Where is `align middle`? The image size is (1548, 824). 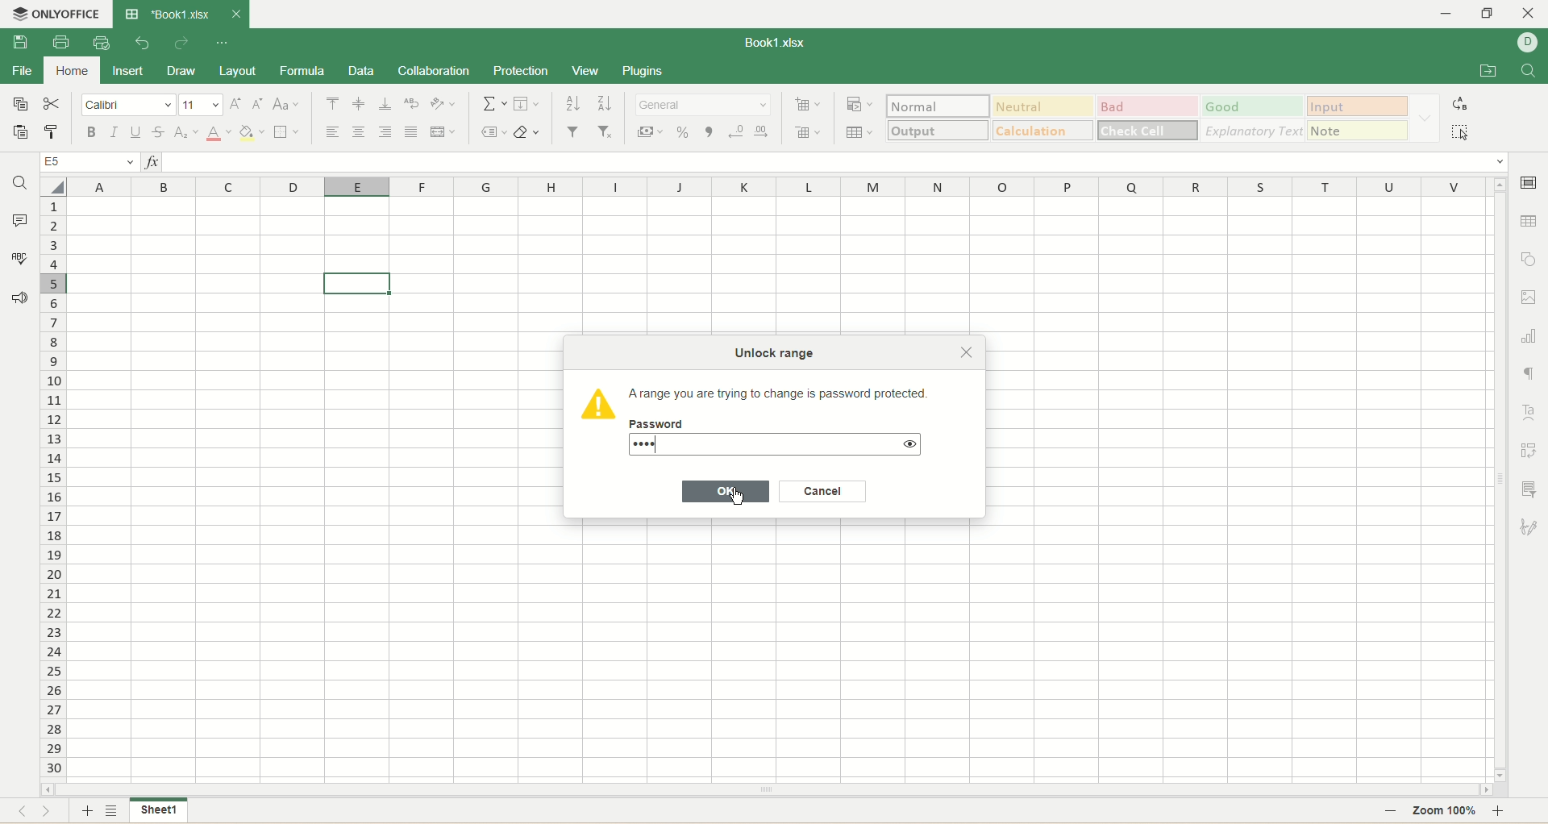 align middle is located at coordinates (359, 104).